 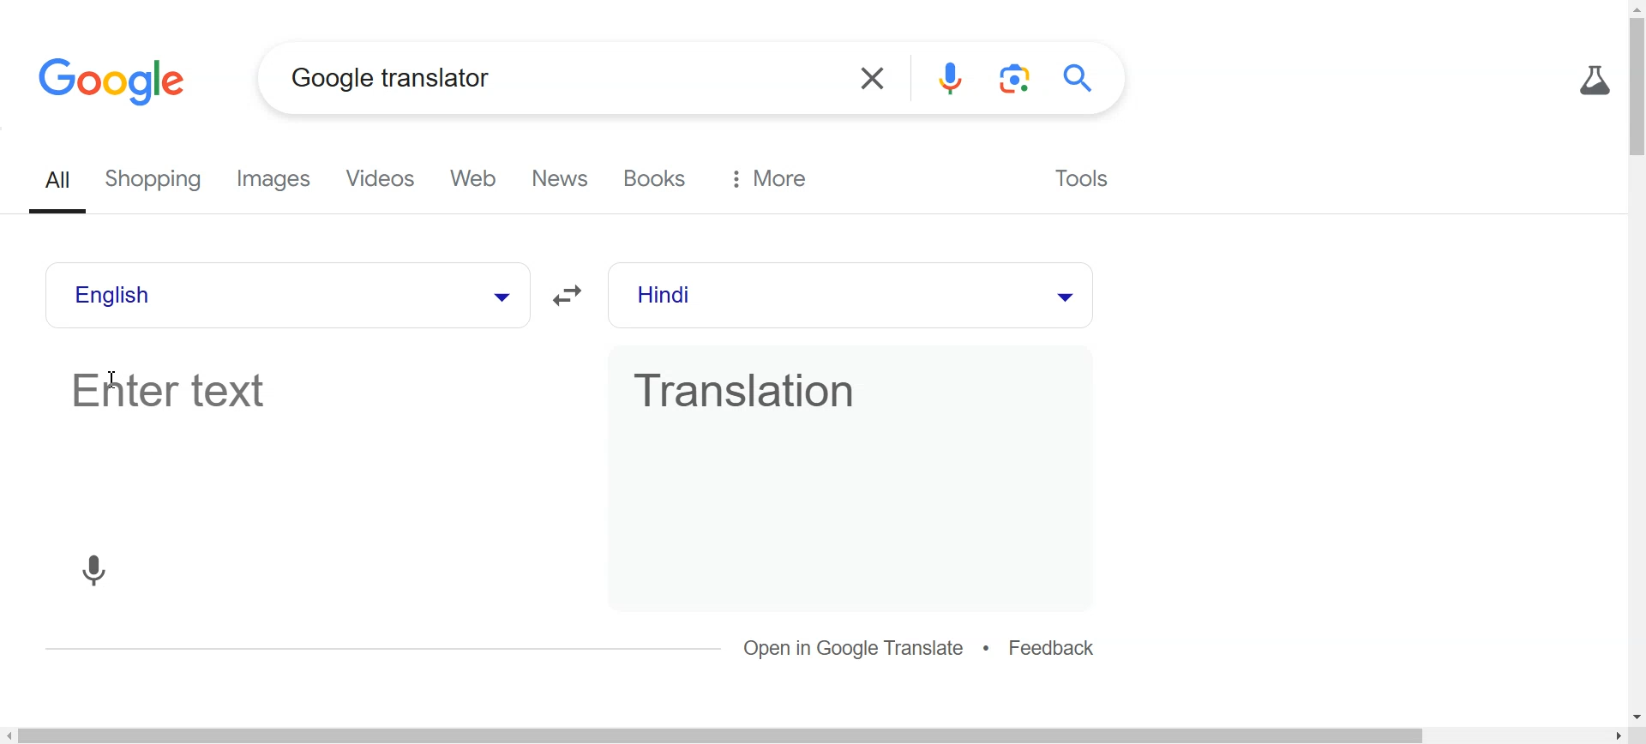 What do you see at coordinates (384, 180) in the screenshot?
I see `Videos` at bounding box center [384, 180].